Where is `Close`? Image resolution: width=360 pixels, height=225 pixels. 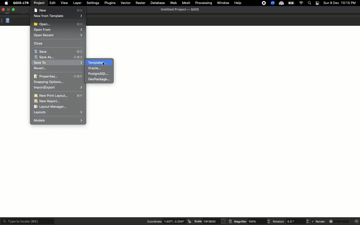 Close is located at coordinates (4, 10).